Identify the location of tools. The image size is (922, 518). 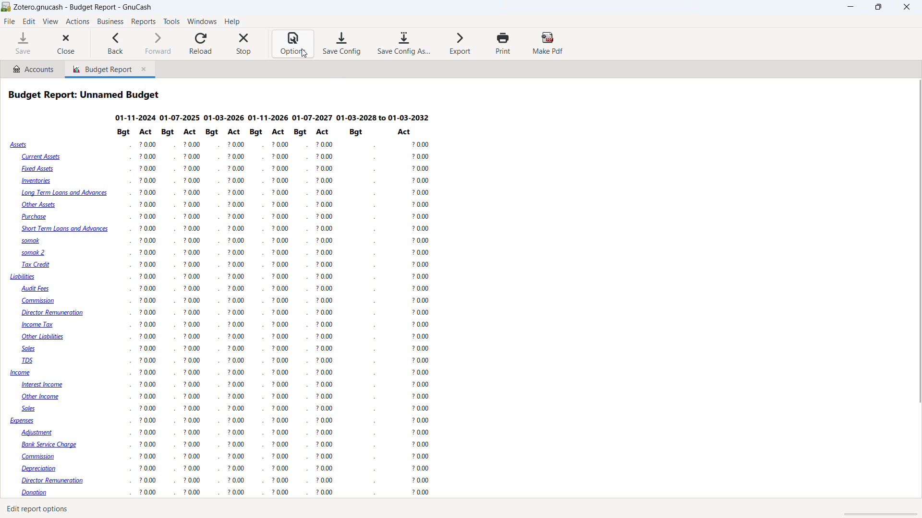
(172, 22).